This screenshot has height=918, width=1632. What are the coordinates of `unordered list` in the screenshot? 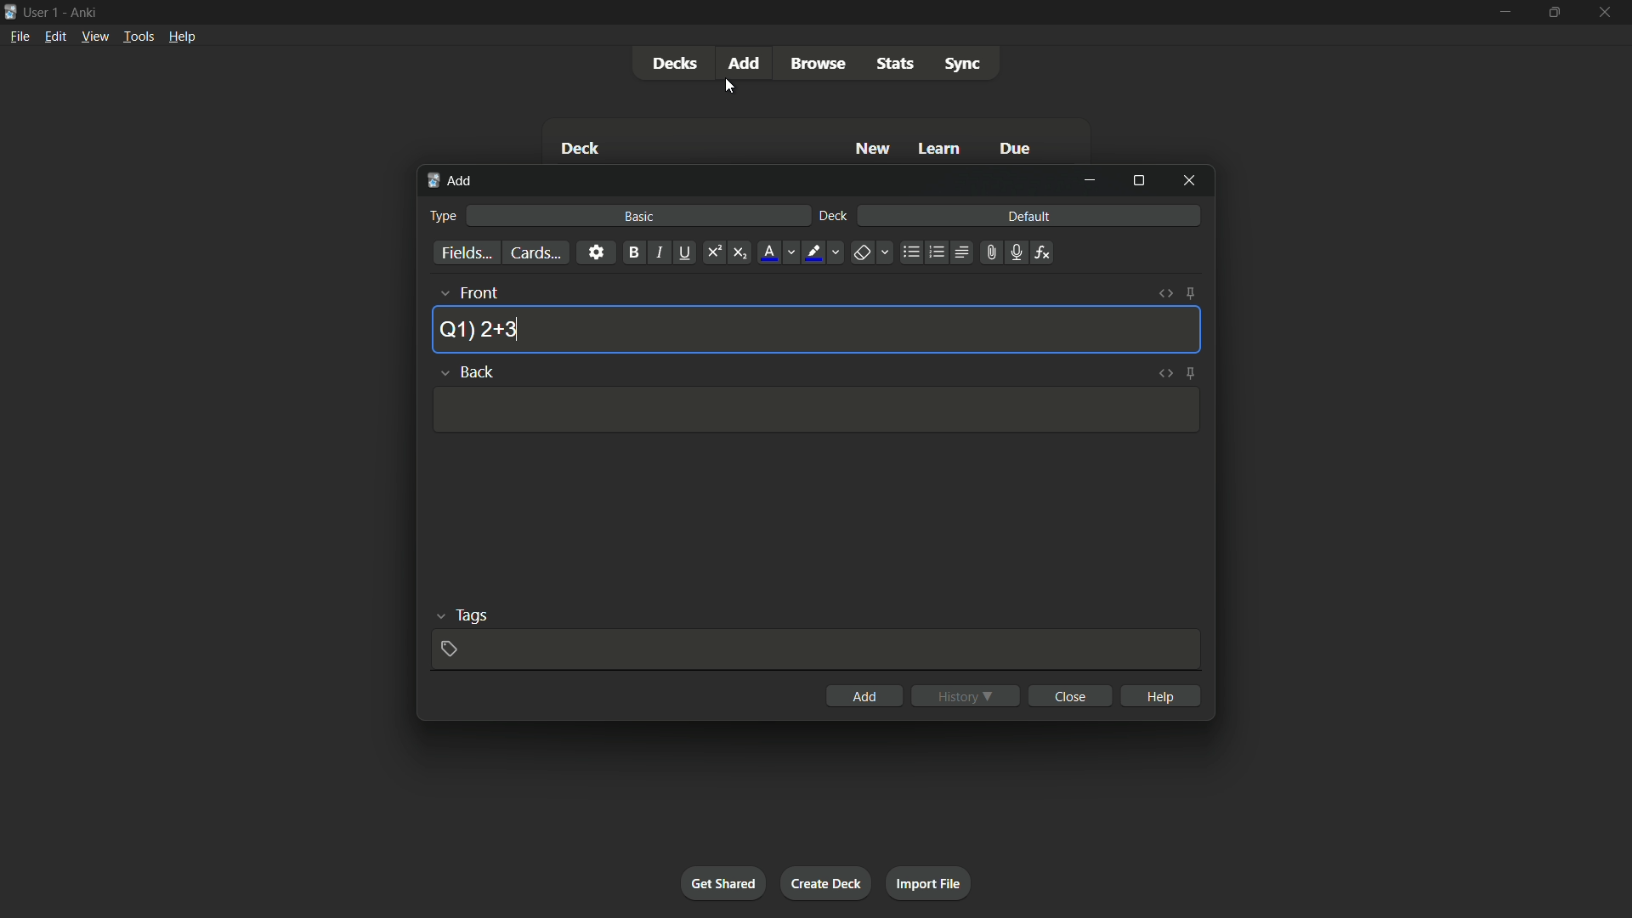 It's located at (910, 252).